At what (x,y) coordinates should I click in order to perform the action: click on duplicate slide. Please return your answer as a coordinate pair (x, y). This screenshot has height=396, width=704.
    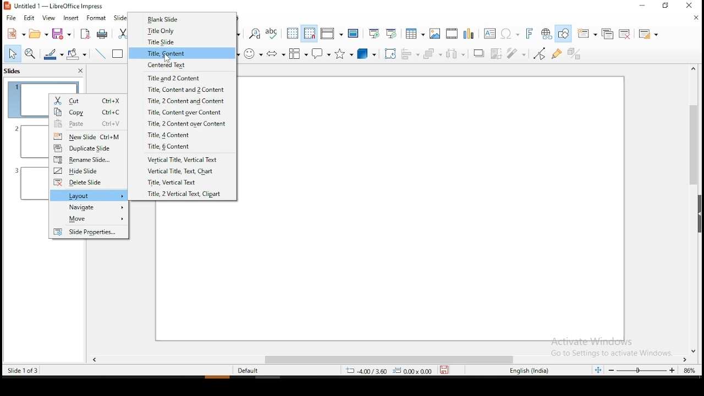
    Looking at the image, I should click on (90, 148).